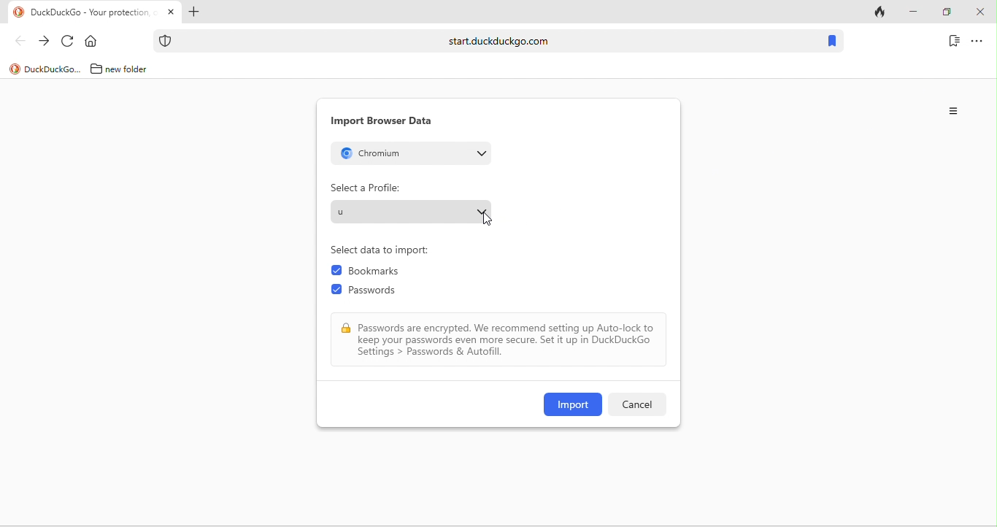 This screenshot has height=527, width=997. What do you see at coordinates (979, 12) in the screenshot?
I see `close` at bounding box center [979, 12].